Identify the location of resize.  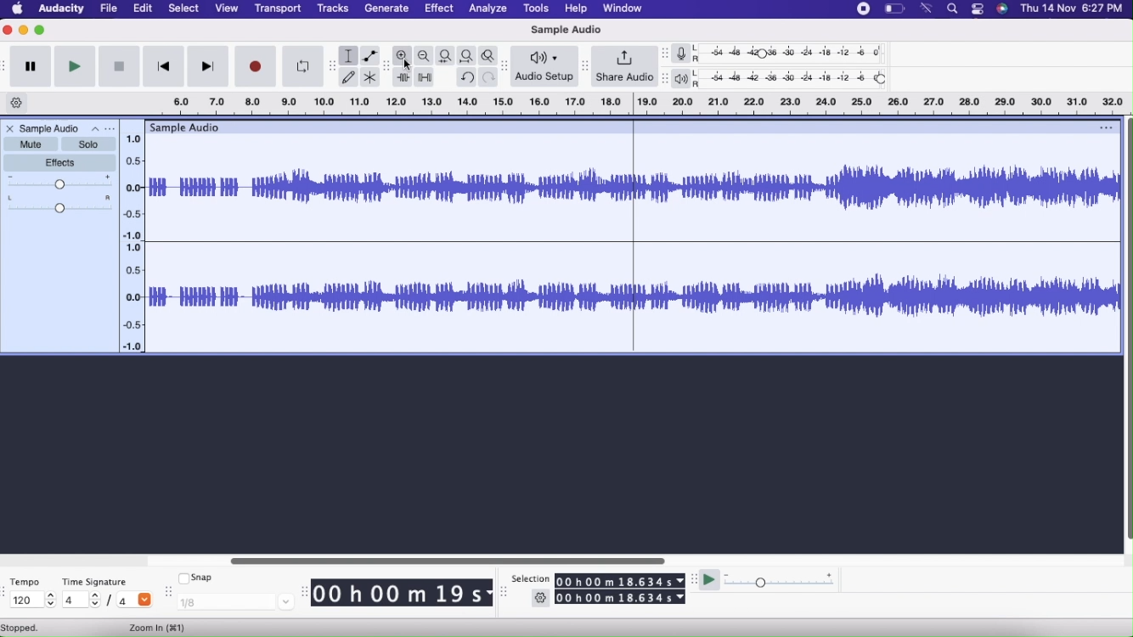
(504, 595).